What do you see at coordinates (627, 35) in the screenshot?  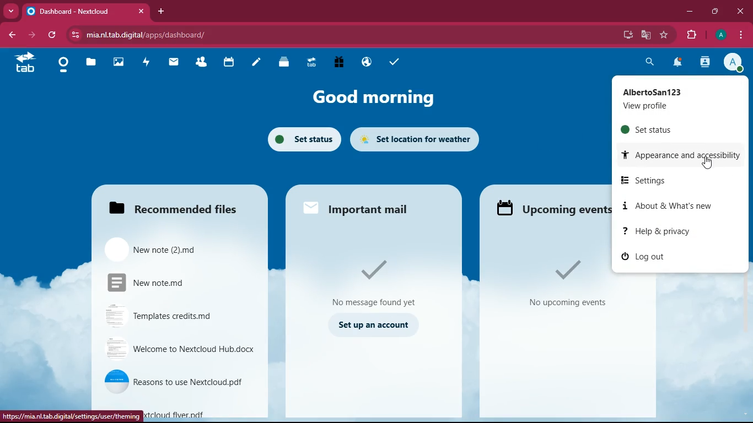 I see `desktop` at bounding box center [627, 35].